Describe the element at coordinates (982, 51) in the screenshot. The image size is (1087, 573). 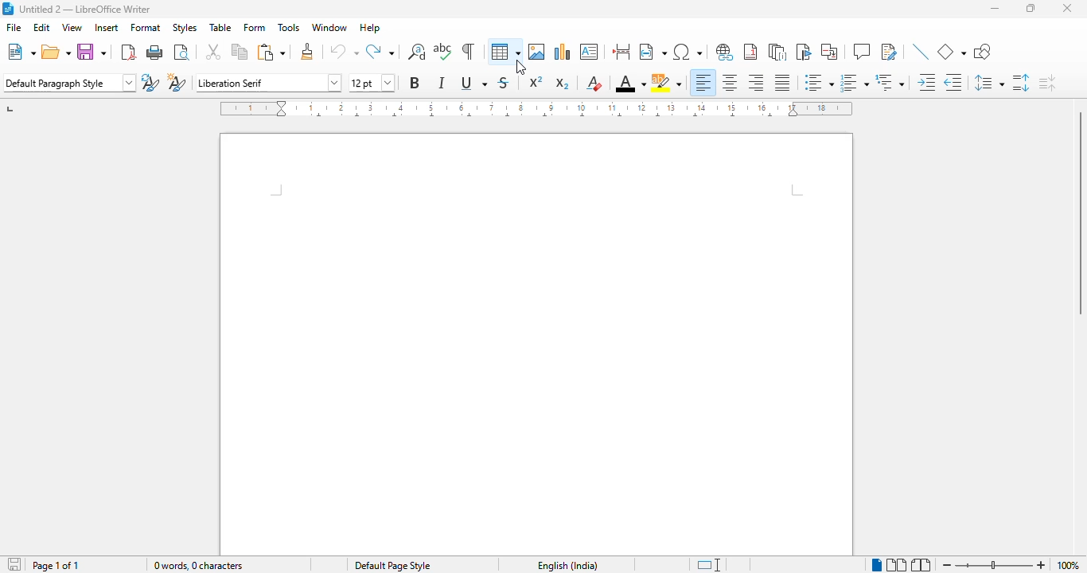
I see `show draw functions` at that location.